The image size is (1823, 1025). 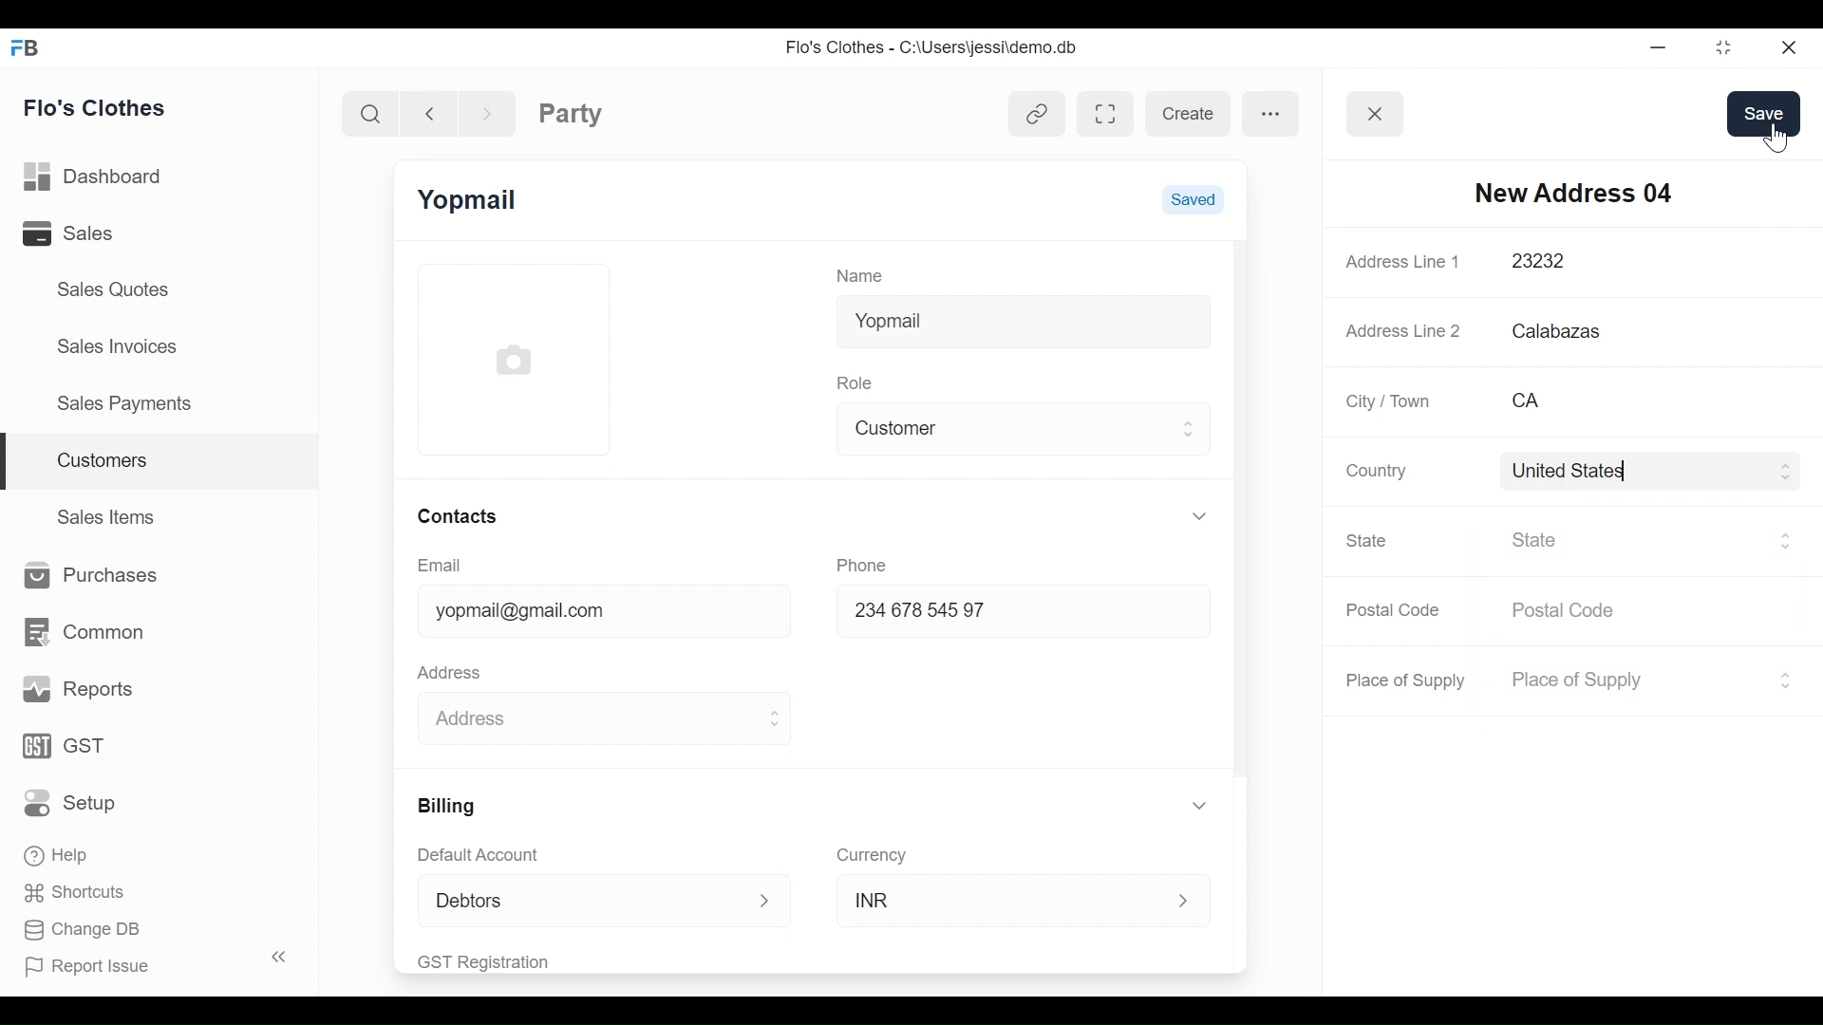 I want to click on Postal Code, so click(x=1575, y=611).